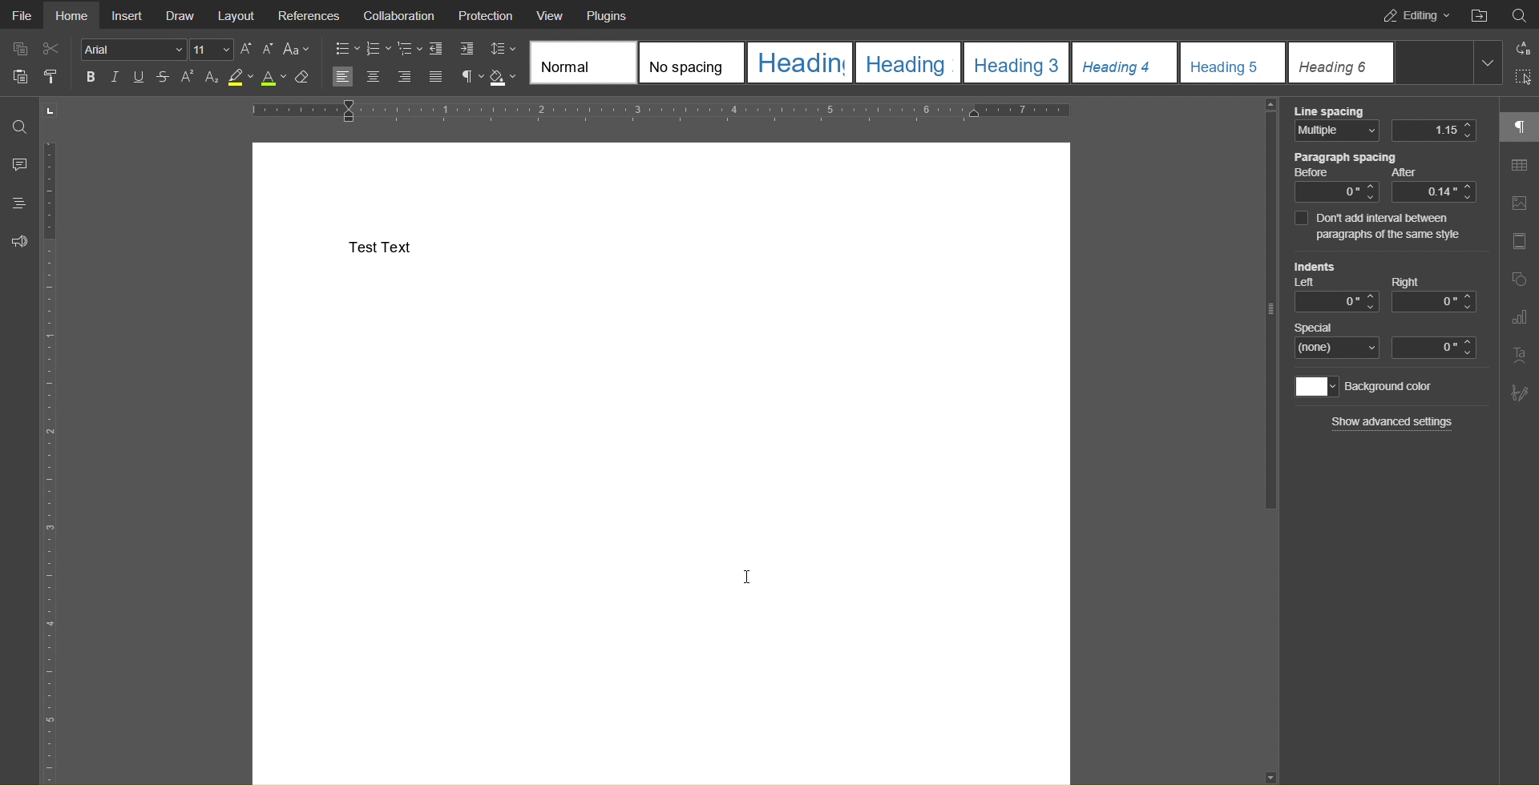  What do you see at coordinates (1519, 167) in the screenshot?
I see `Table Settings` at bounding box center [1519, 167].